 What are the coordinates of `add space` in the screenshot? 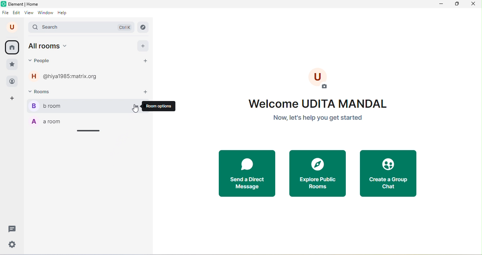 It's located at (12, 98).